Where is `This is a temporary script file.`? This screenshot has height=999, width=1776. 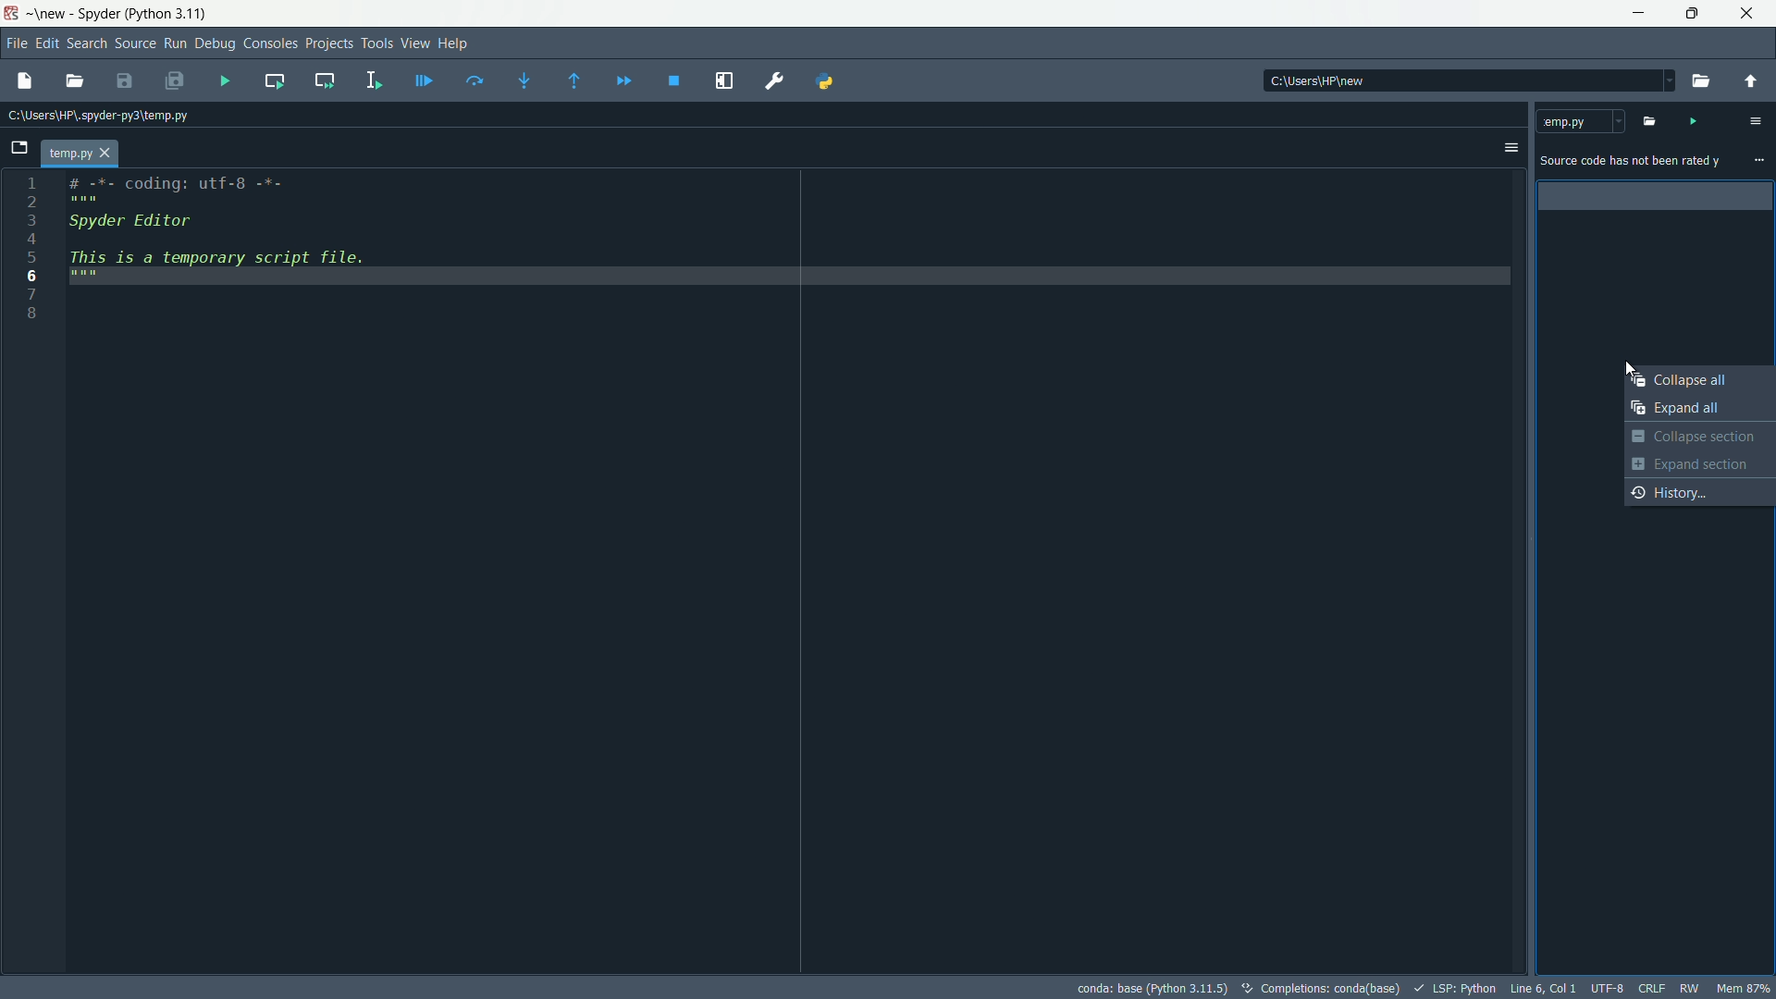
This is a temporary script file. is located at coordinates (230, 267).